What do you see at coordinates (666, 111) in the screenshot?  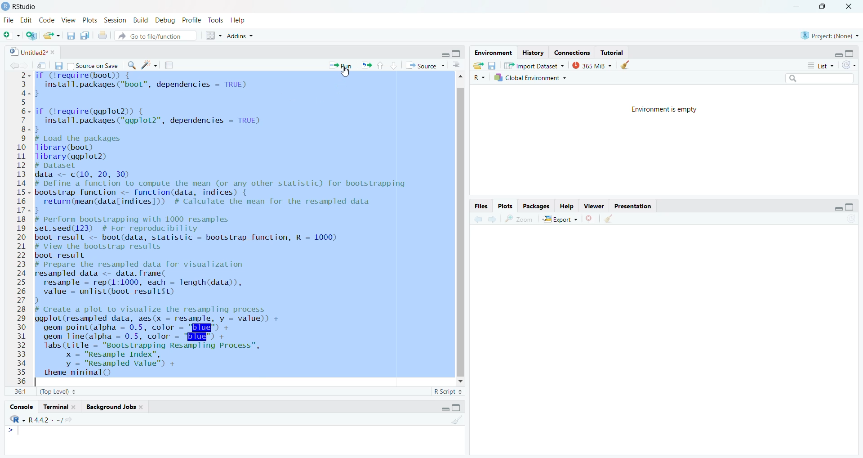 I see `Environment is empty` at bounding box center [666, 111].